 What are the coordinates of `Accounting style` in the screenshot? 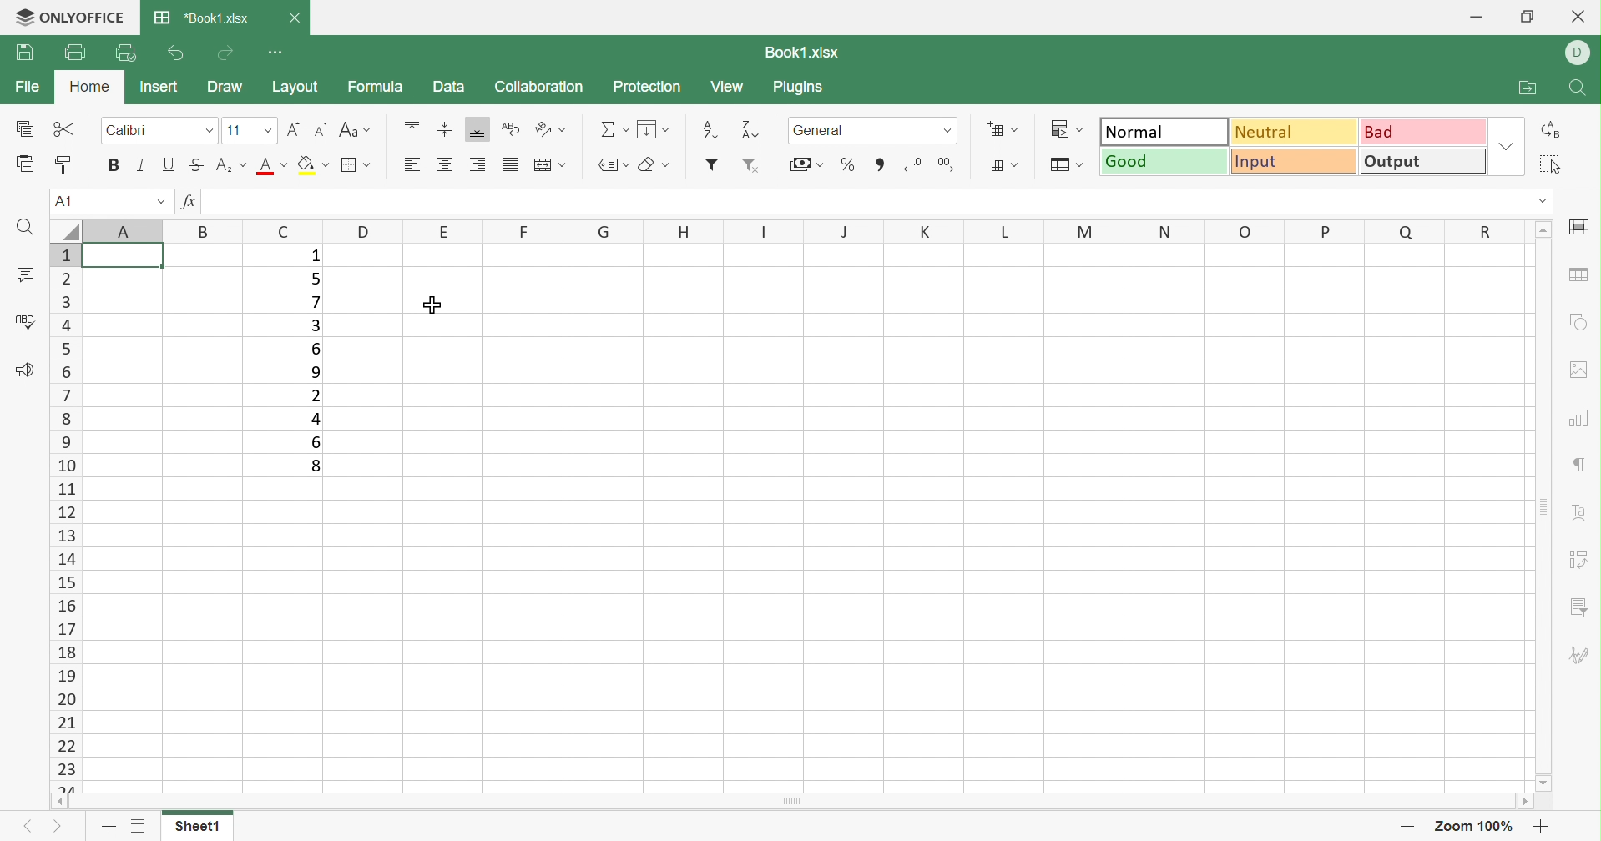 It's located at (809, 166).